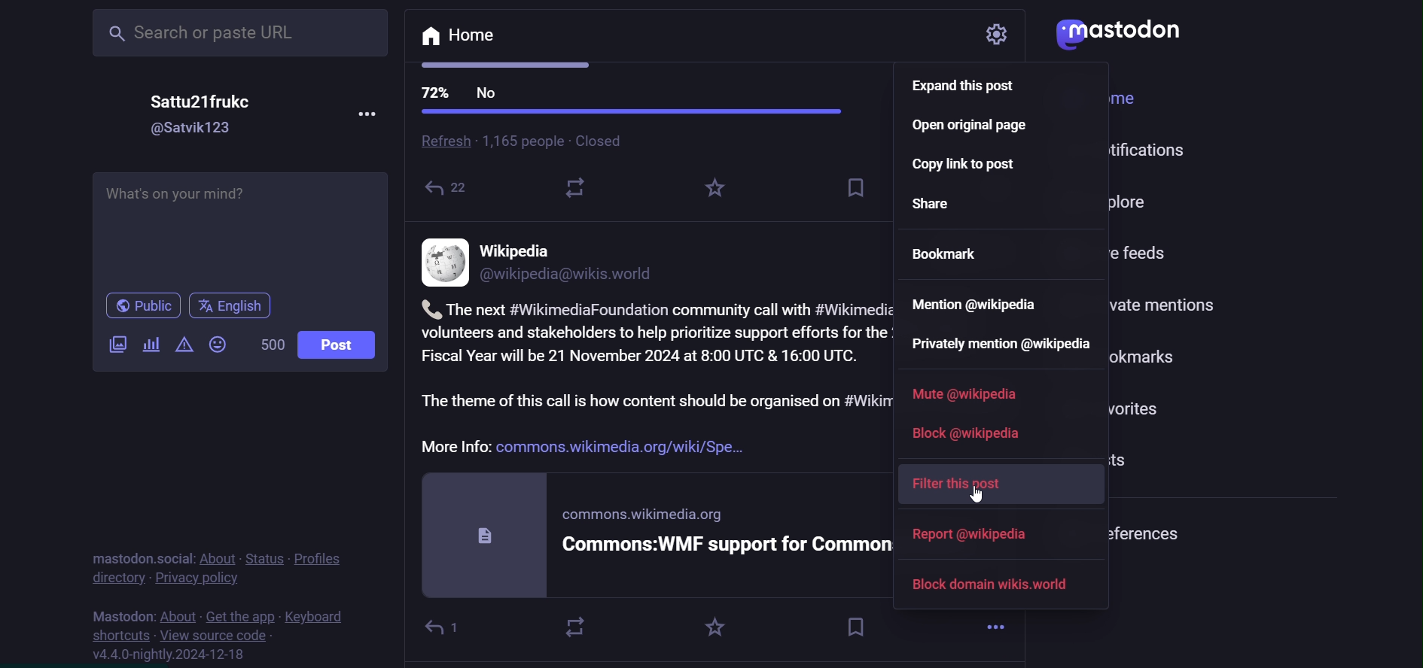 Image resolution: width=1423 pixels, height=668 pixels. What do you see at coordinates (858, 187) in the screenshot?
I see `save` at bounding box center [858, 187].